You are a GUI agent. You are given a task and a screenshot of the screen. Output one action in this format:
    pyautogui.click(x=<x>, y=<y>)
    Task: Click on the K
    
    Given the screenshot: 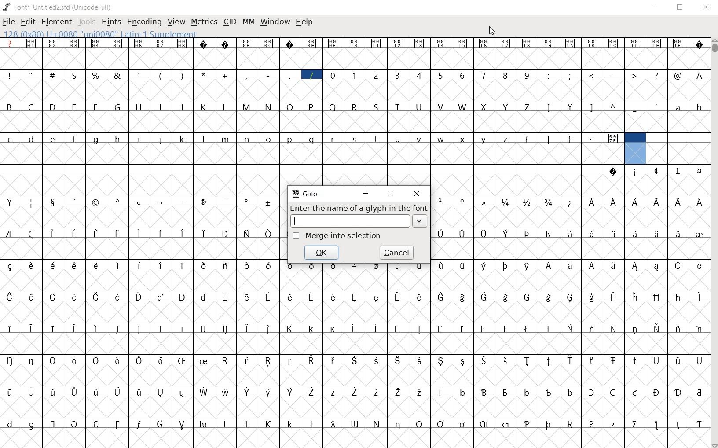 What is the action you would take?
    pyautogui.click(x=205, y=106)
    